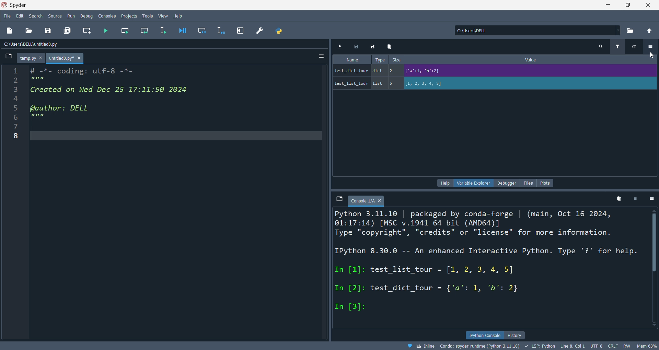 Image resolution: width=659 pixels, height=350 pixels. I want to click on debug, so click(86, 16).